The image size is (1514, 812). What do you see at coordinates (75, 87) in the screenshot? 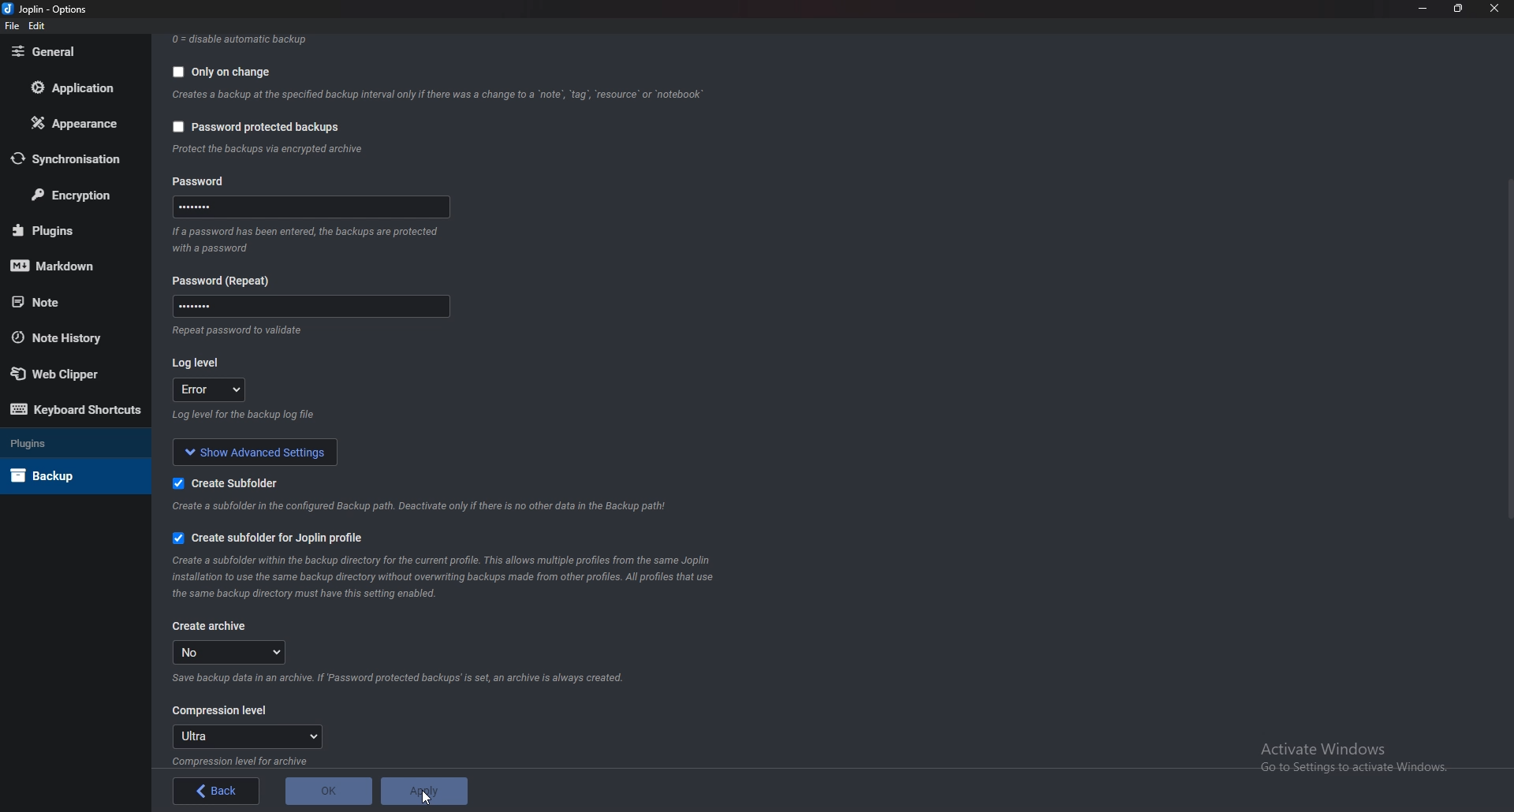
I see `Application` at bounding box center [75, 87].